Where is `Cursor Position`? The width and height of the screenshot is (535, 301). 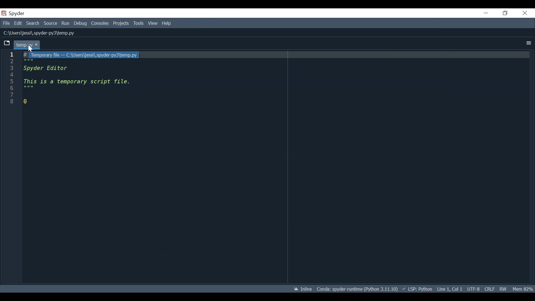 Cursor Position is located at coordinates (449, 289).